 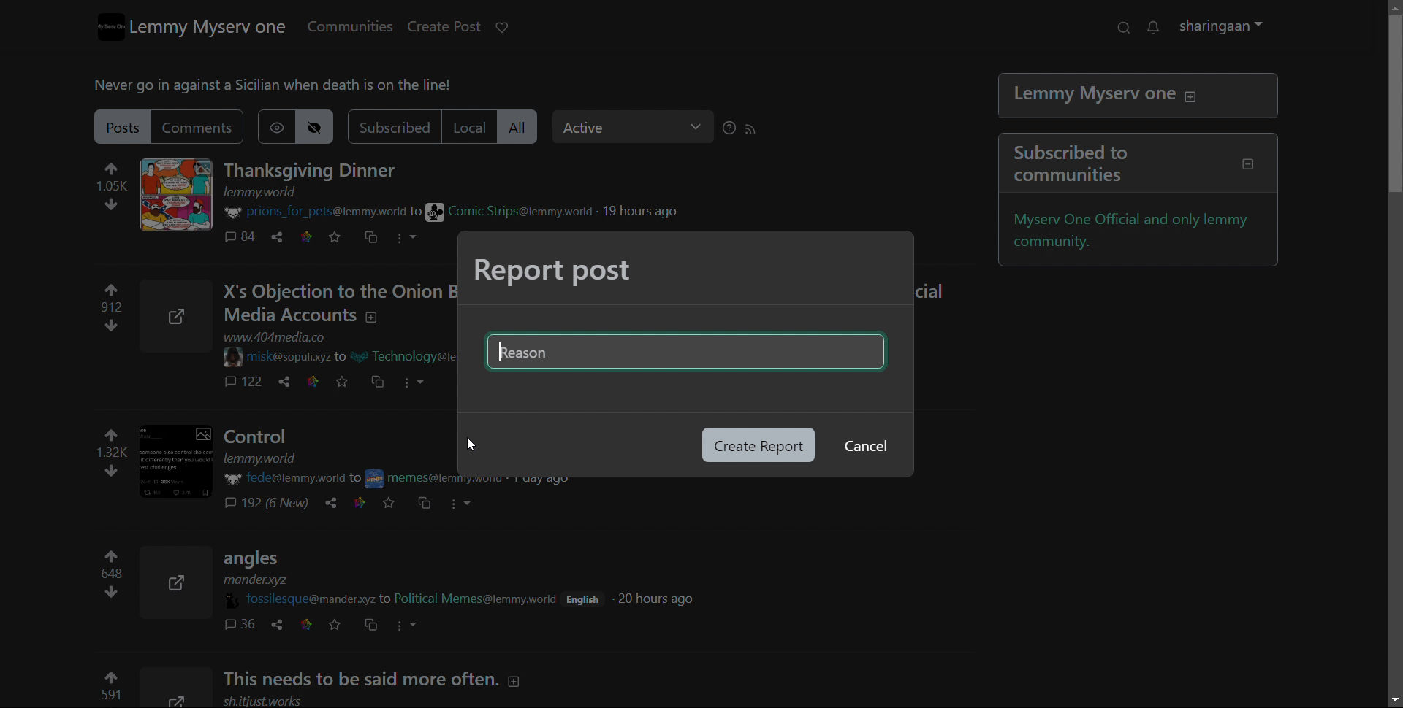 I want to click on comments, so click(x=246, y=625).